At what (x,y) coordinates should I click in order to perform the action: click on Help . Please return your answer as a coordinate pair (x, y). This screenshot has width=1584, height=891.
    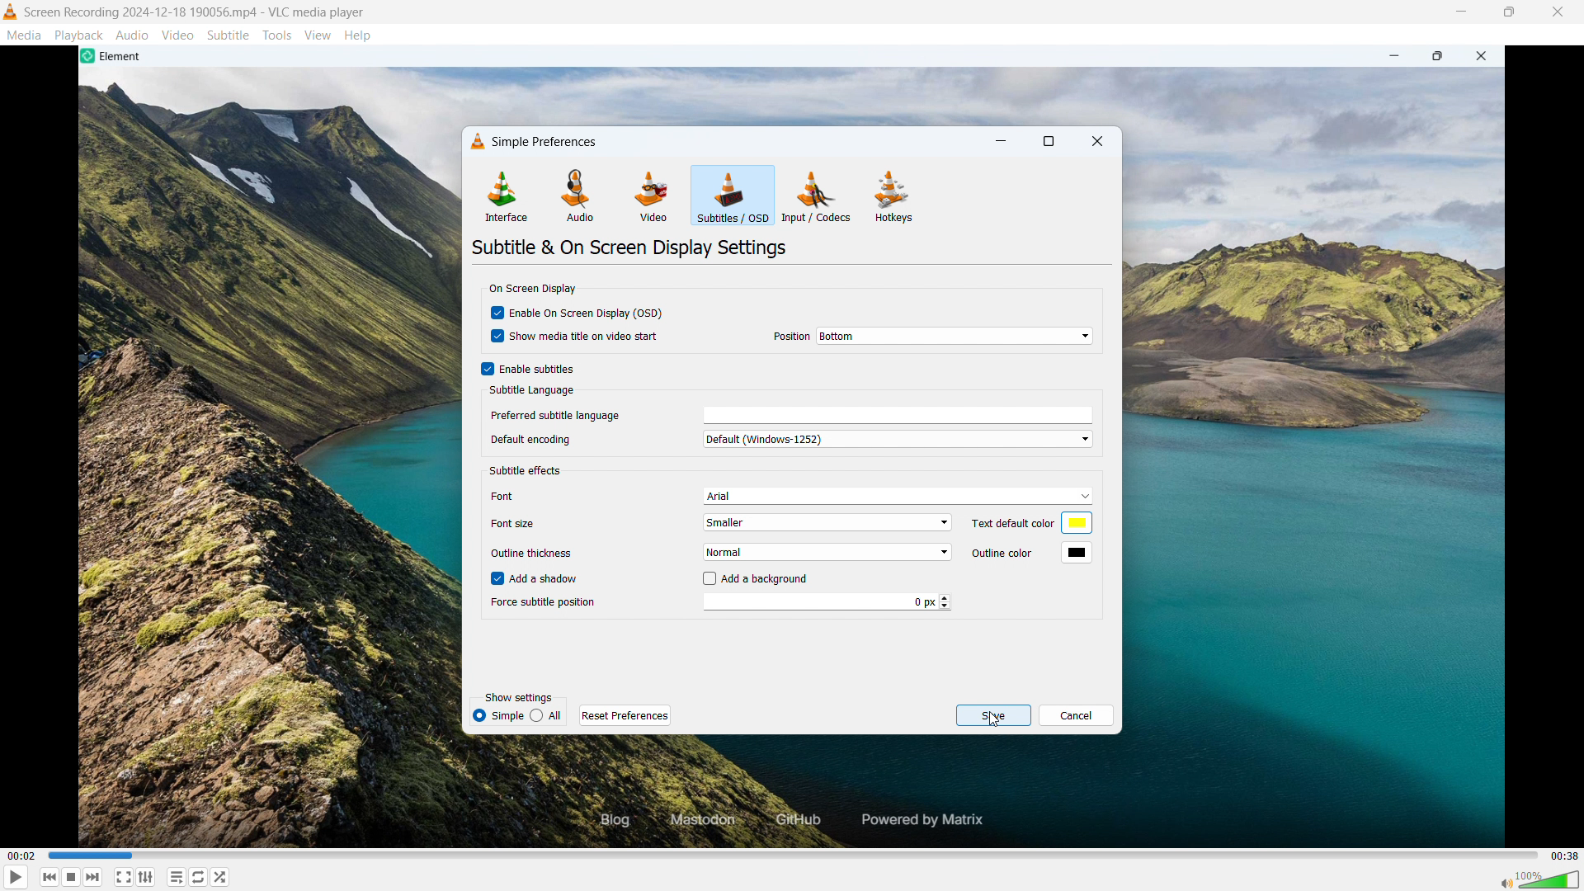
    Looking at the image, I should click on (358, 35).